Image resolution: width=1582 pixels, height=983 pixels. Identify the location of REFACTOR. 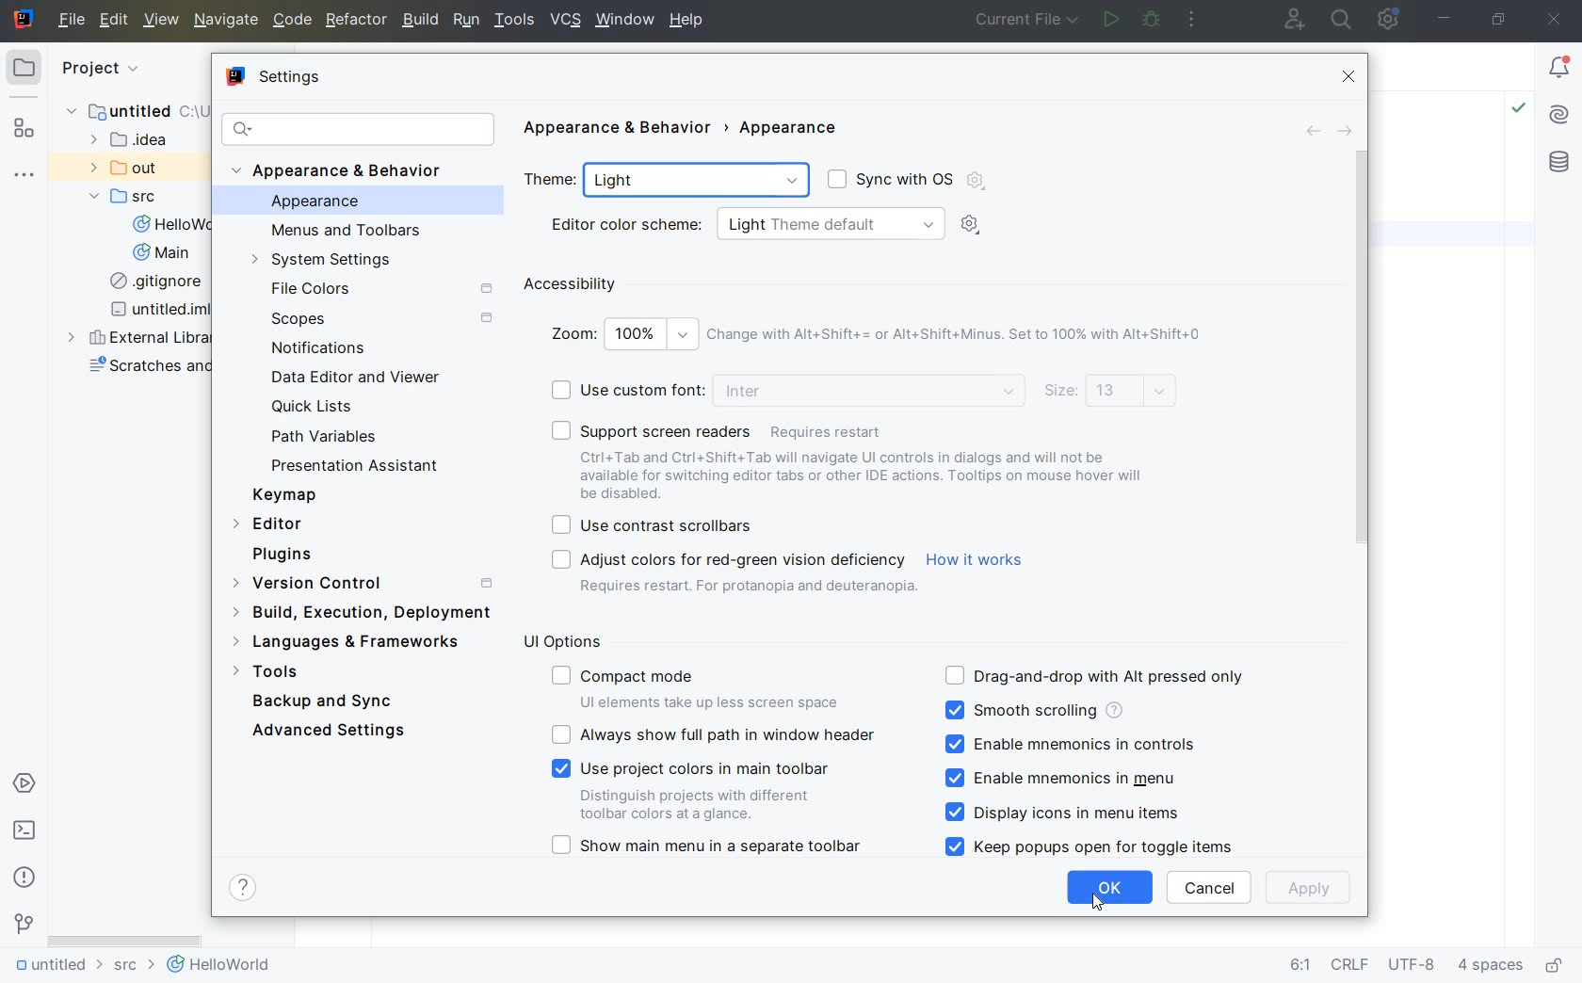
(358, 20).